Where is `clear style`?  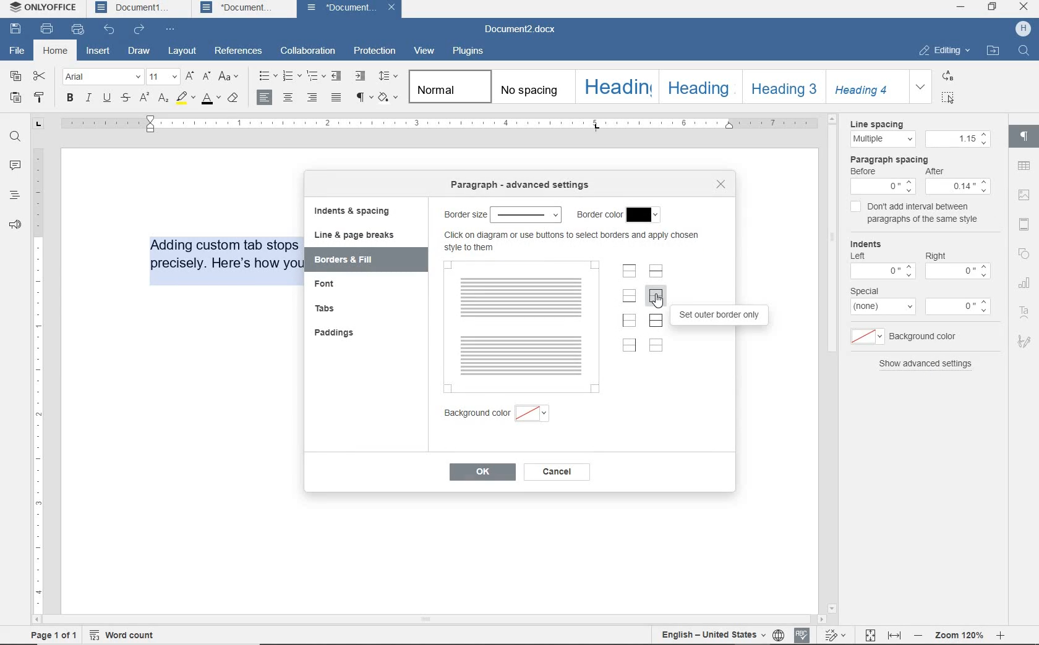 clear style is located at coordinates (236, 99).